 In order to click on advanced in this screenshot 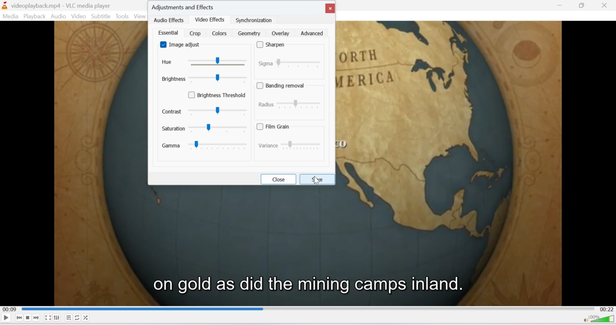, I will do `click(312, 34)`.